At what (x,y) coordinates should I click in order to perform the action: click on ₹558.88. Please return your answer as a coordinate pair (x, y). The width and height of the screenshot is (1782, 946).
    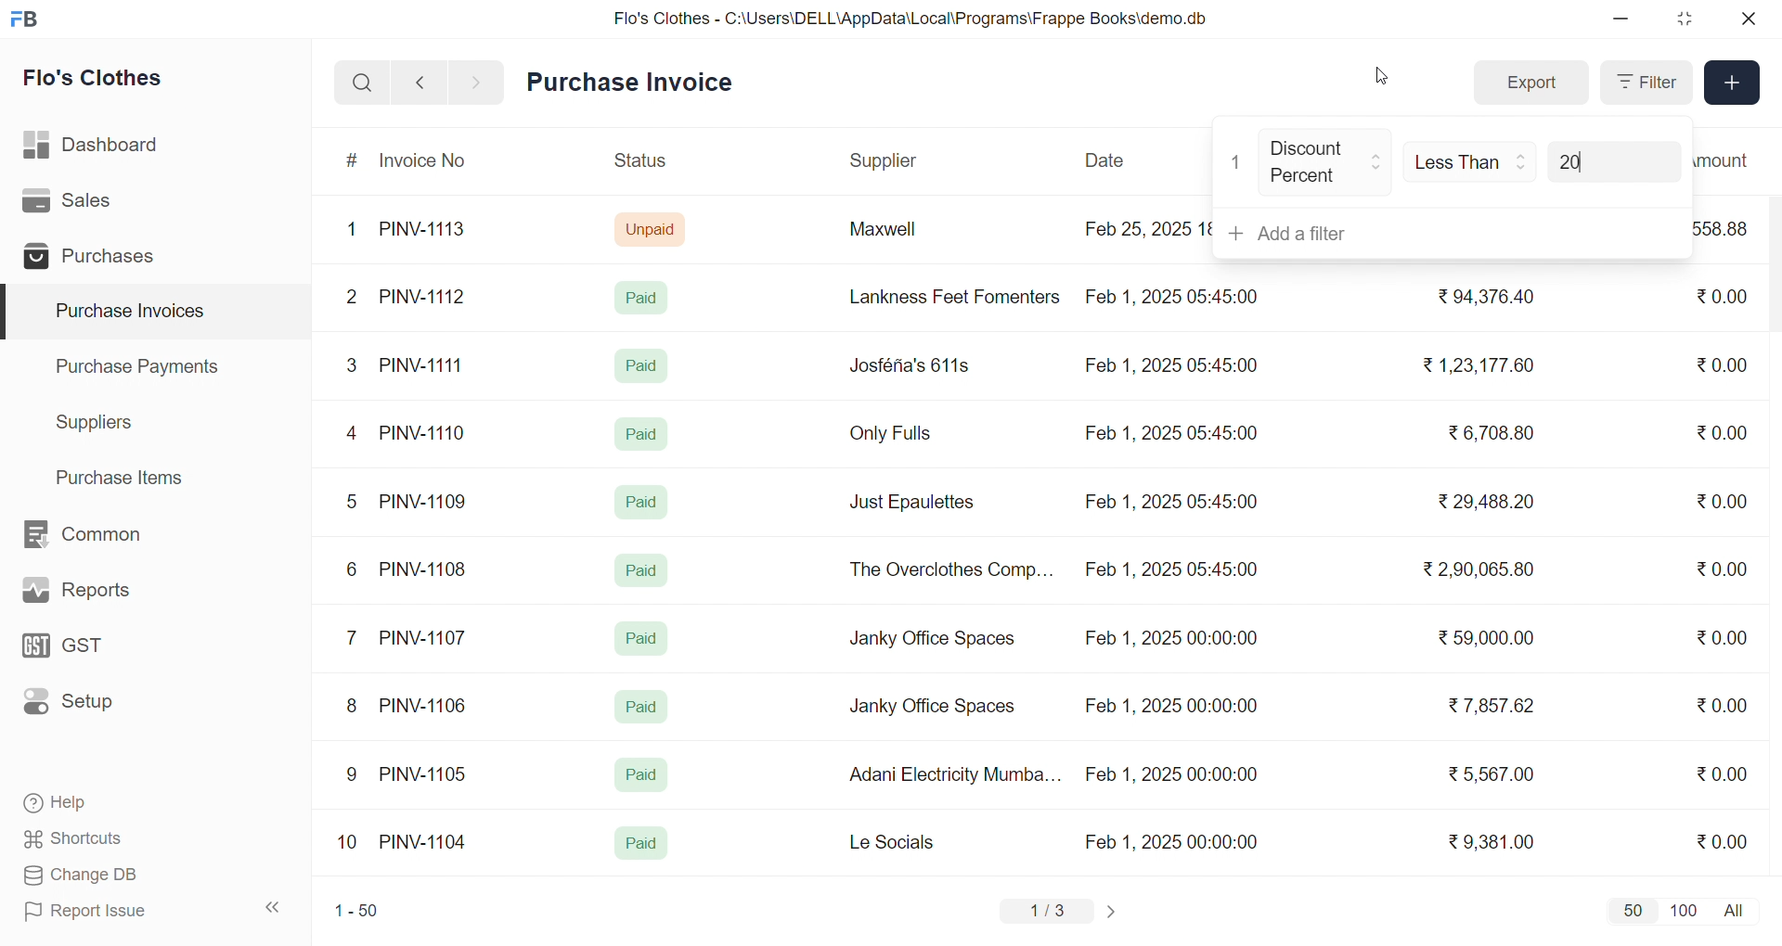
    Looking at the image, I should click on (1728, 228).